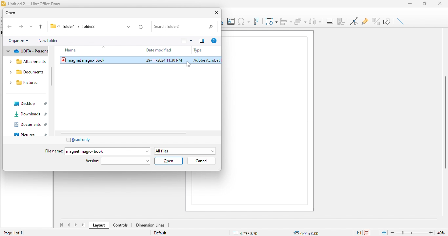  I want to click on page 1 of 1, so click(18, 233).